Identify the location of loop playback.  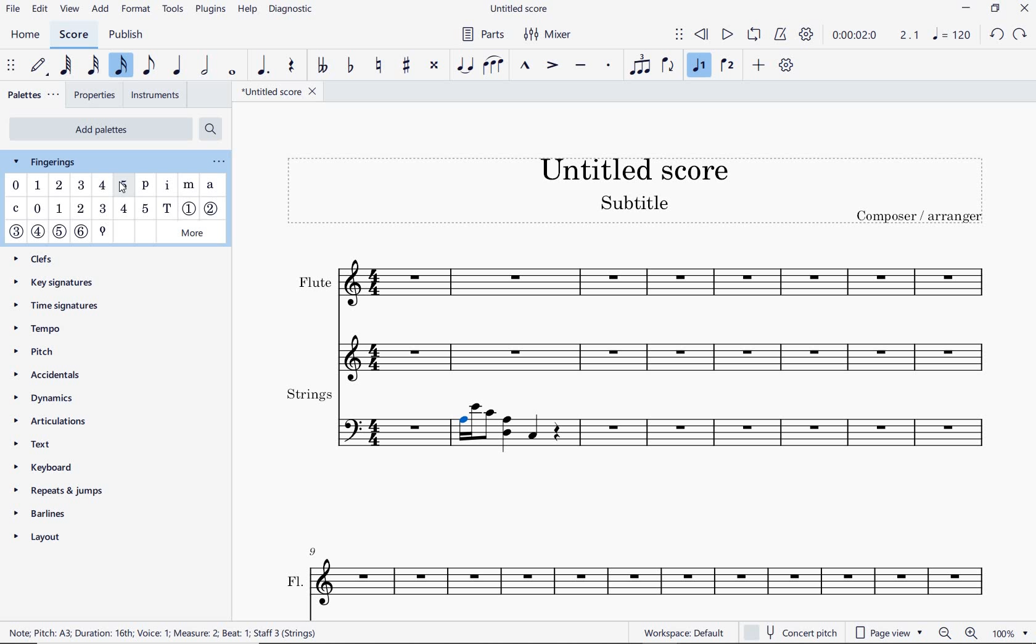
(754, 35).